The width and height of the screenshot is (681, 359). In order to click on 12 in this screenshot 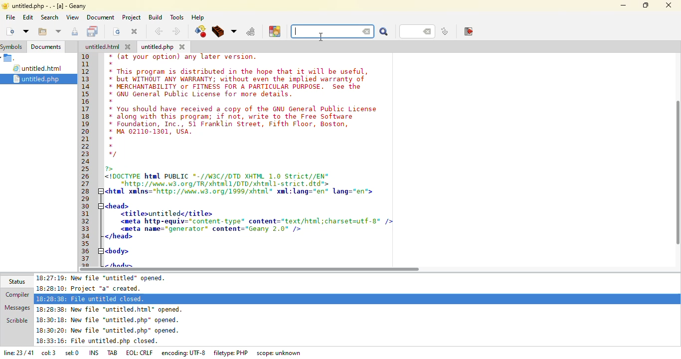, I will do `click(85, 71)`.